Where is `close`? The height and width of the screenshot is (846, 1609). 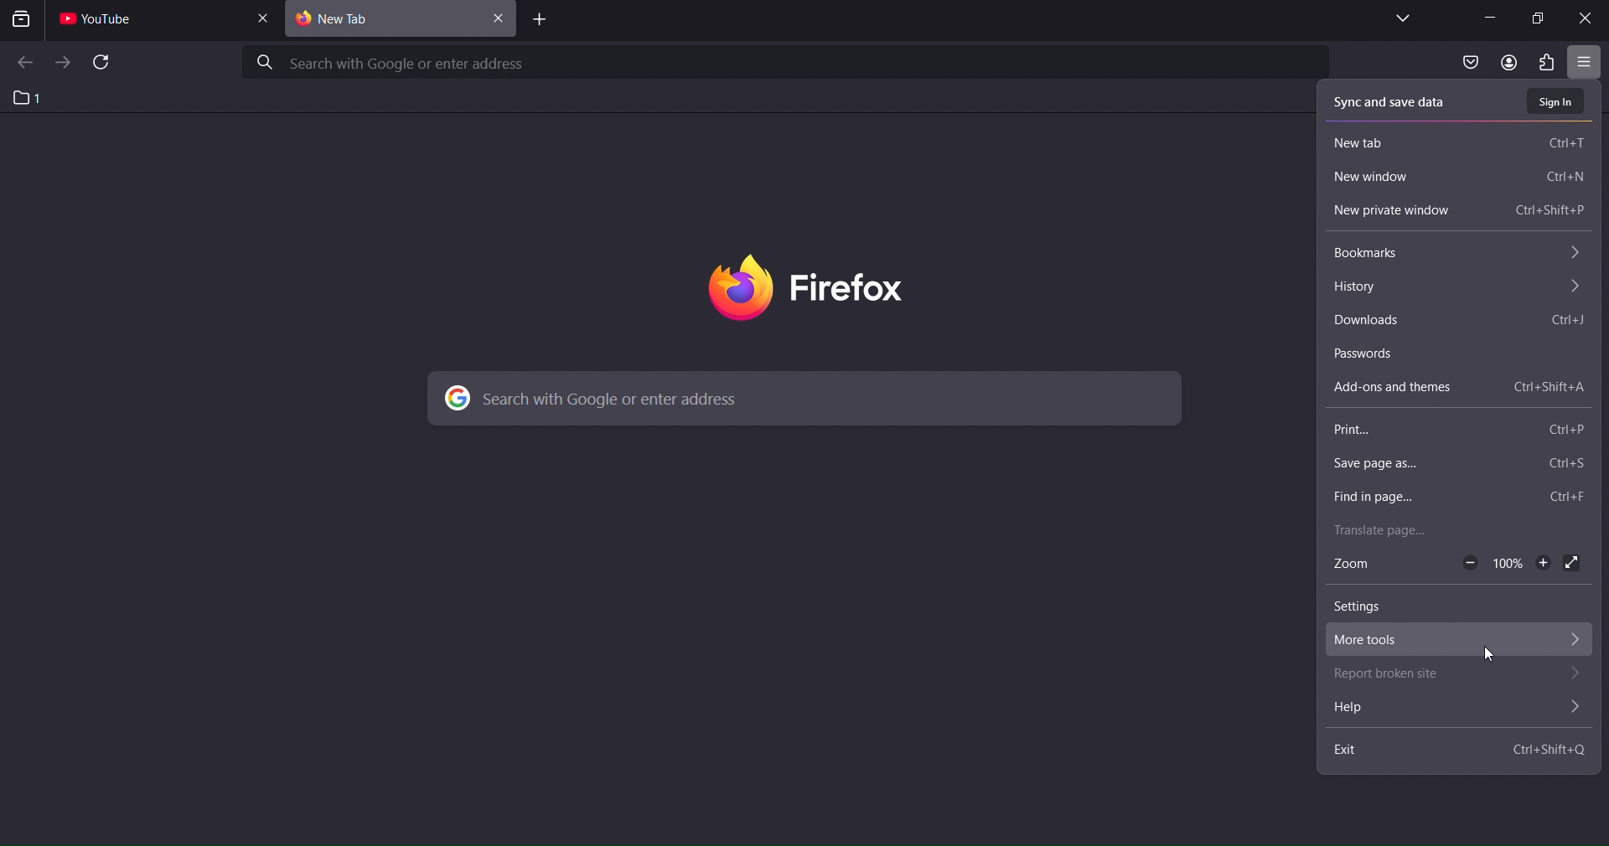
close is located at coordinates (500, 21).